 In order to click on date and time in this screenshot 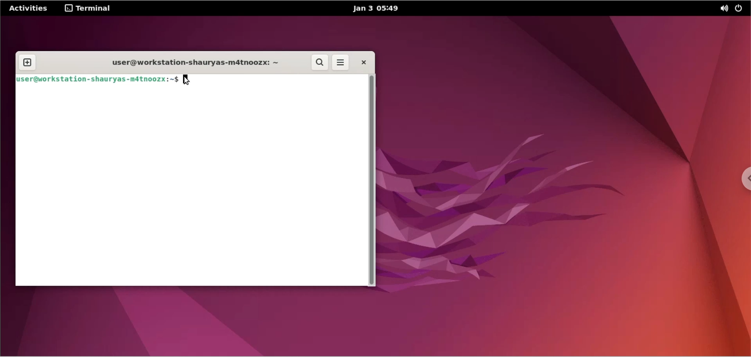, I will do `click(373, 9)`.